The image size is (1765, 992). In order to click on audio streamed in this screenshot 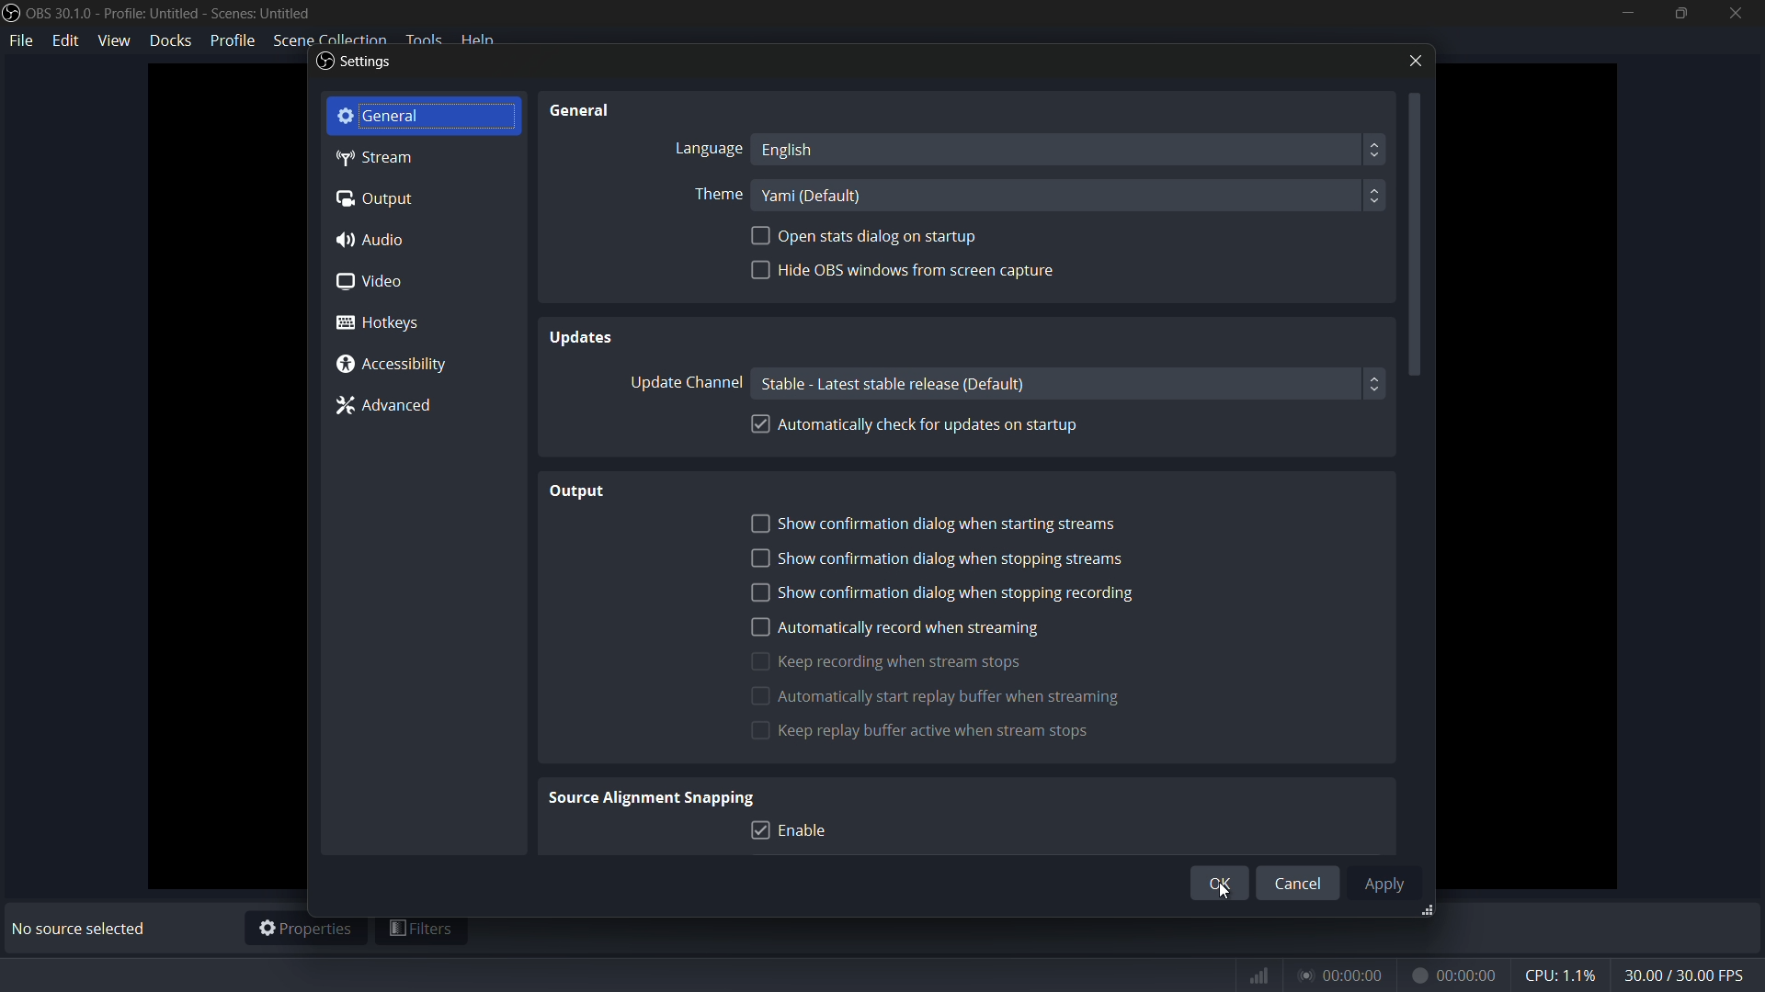, I will do `click(1347, 972)`.